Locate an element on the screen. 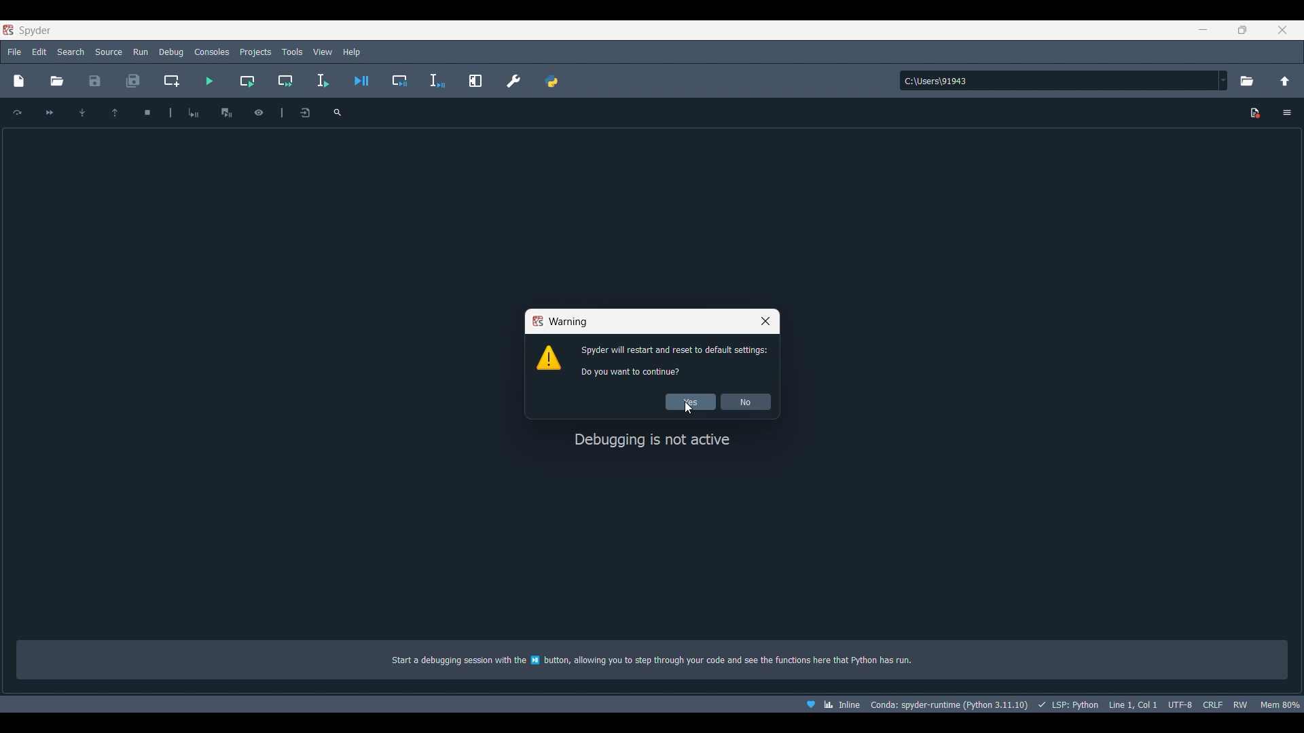 Image resolution: width=1304 pixels, height=733 pixels. Close interface is located at coordinates (1282, 30).